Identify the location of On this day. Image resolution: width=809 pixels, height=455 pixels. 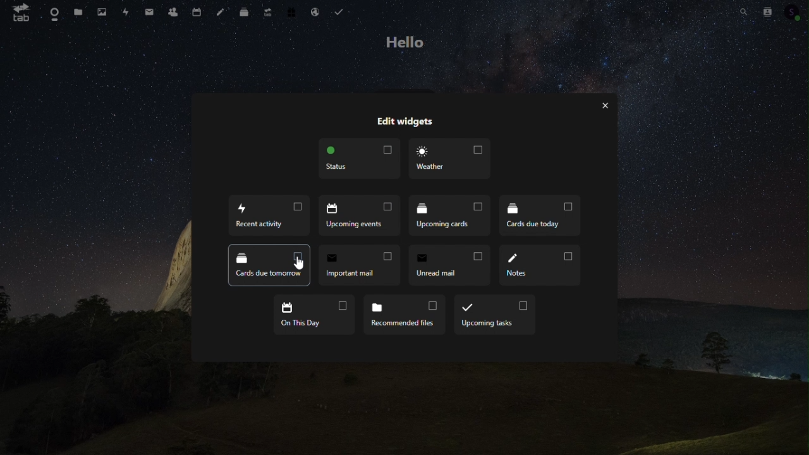
(312, 316).